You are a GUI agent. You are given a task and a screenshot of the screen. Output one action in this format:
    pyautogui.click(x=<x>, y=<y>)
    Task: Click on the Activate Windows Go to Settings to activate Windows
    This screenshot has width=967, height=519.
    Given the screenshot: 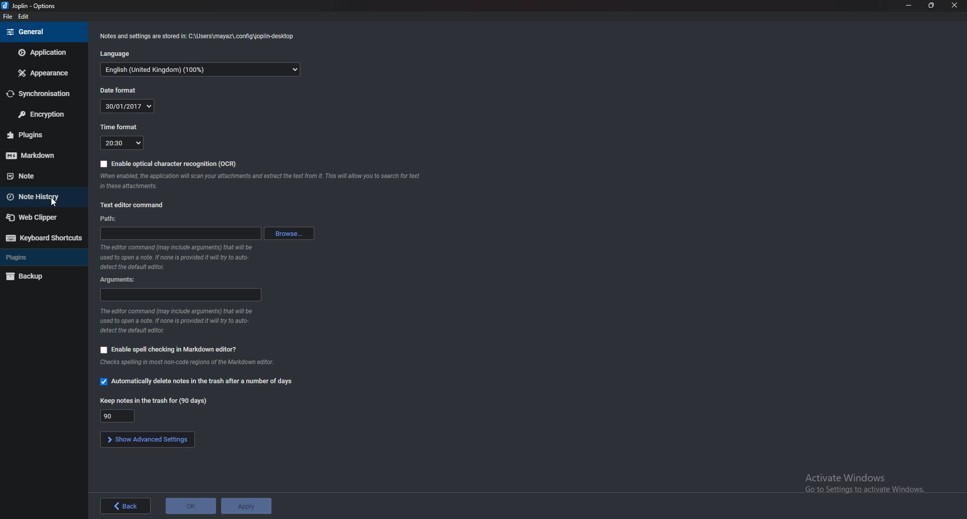 What is the action you would take?
    pyautogui.click(x=866, y=484)
    